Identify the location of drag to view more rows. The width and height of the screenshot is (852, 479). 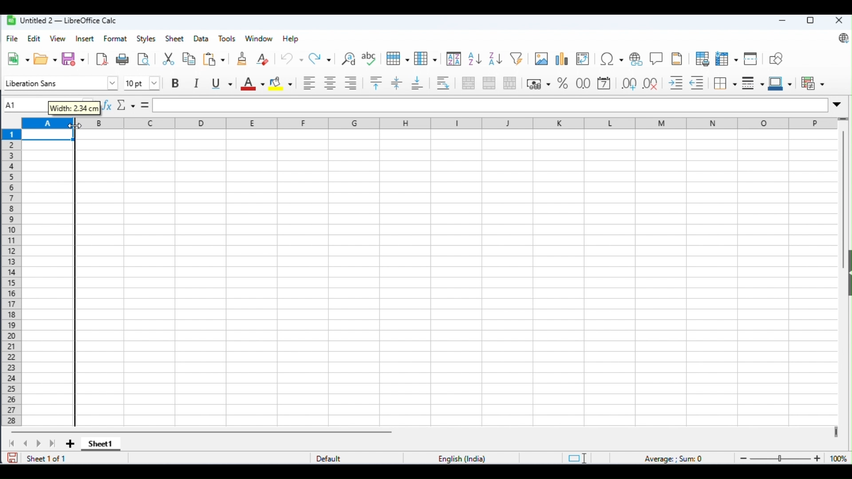
(844, 119).